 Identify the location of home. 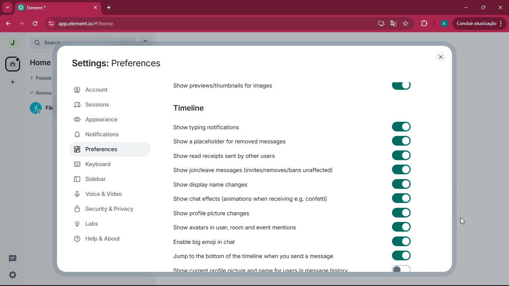
(10, 65).